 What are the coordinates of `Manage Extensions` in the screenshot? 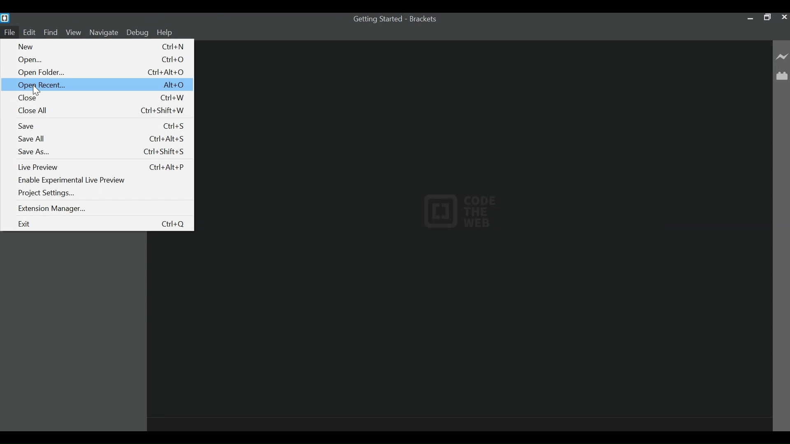 It's located at (782, 76).